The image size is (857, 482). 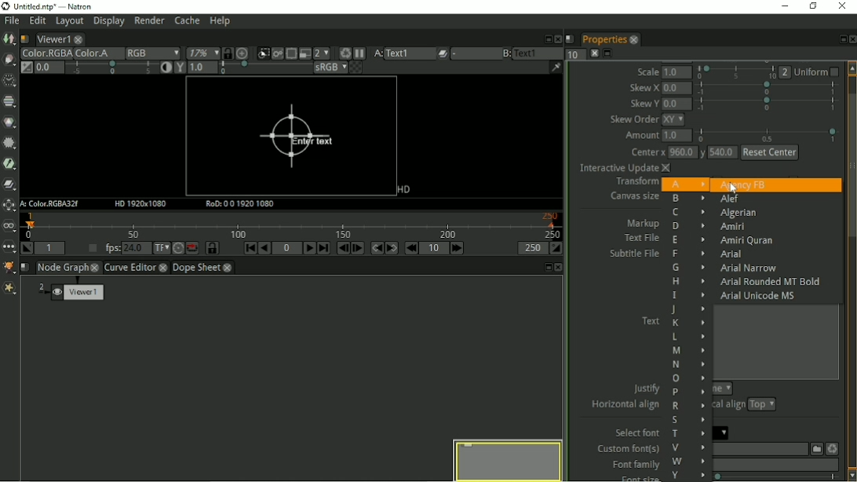 I want to click on close, so click(x=79, y=39).